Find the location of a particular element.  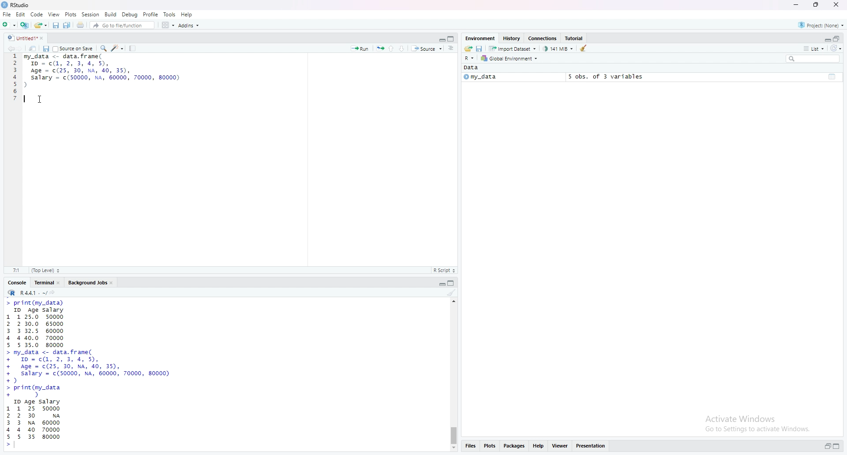

plots is located at coordinates (491, 446).